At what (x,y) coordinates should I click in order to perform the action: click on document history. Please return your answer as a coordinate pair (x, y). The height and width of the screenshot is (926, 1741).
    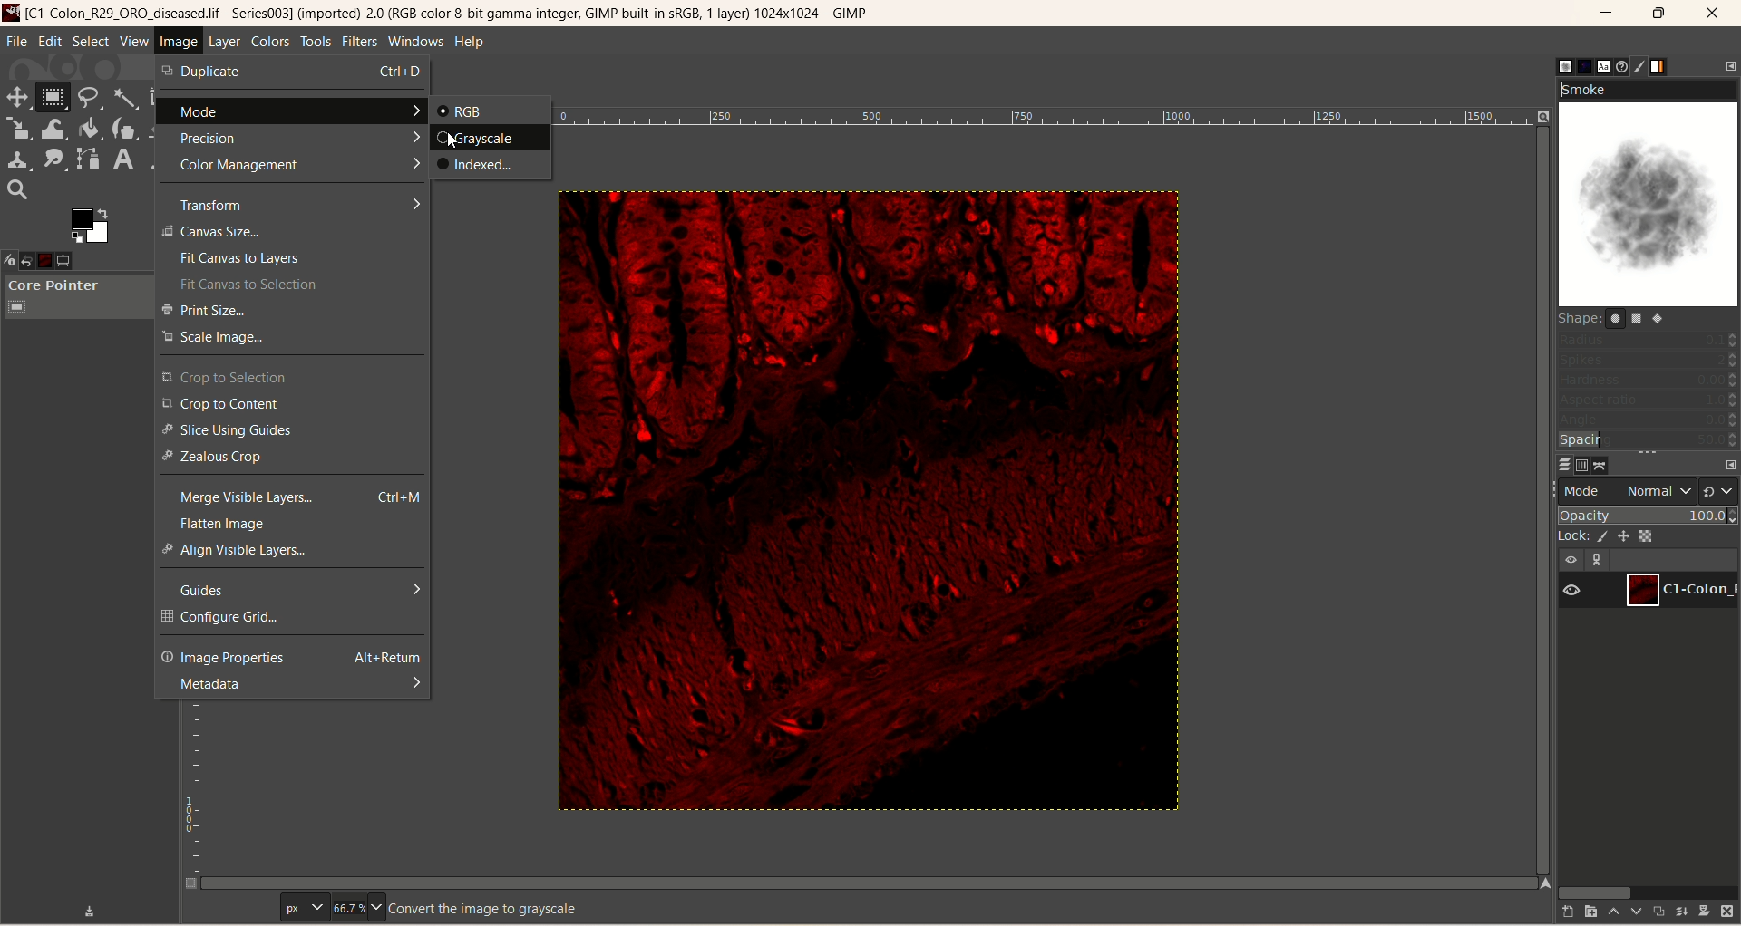
    Looking at the image, I should click on (1617, 66).